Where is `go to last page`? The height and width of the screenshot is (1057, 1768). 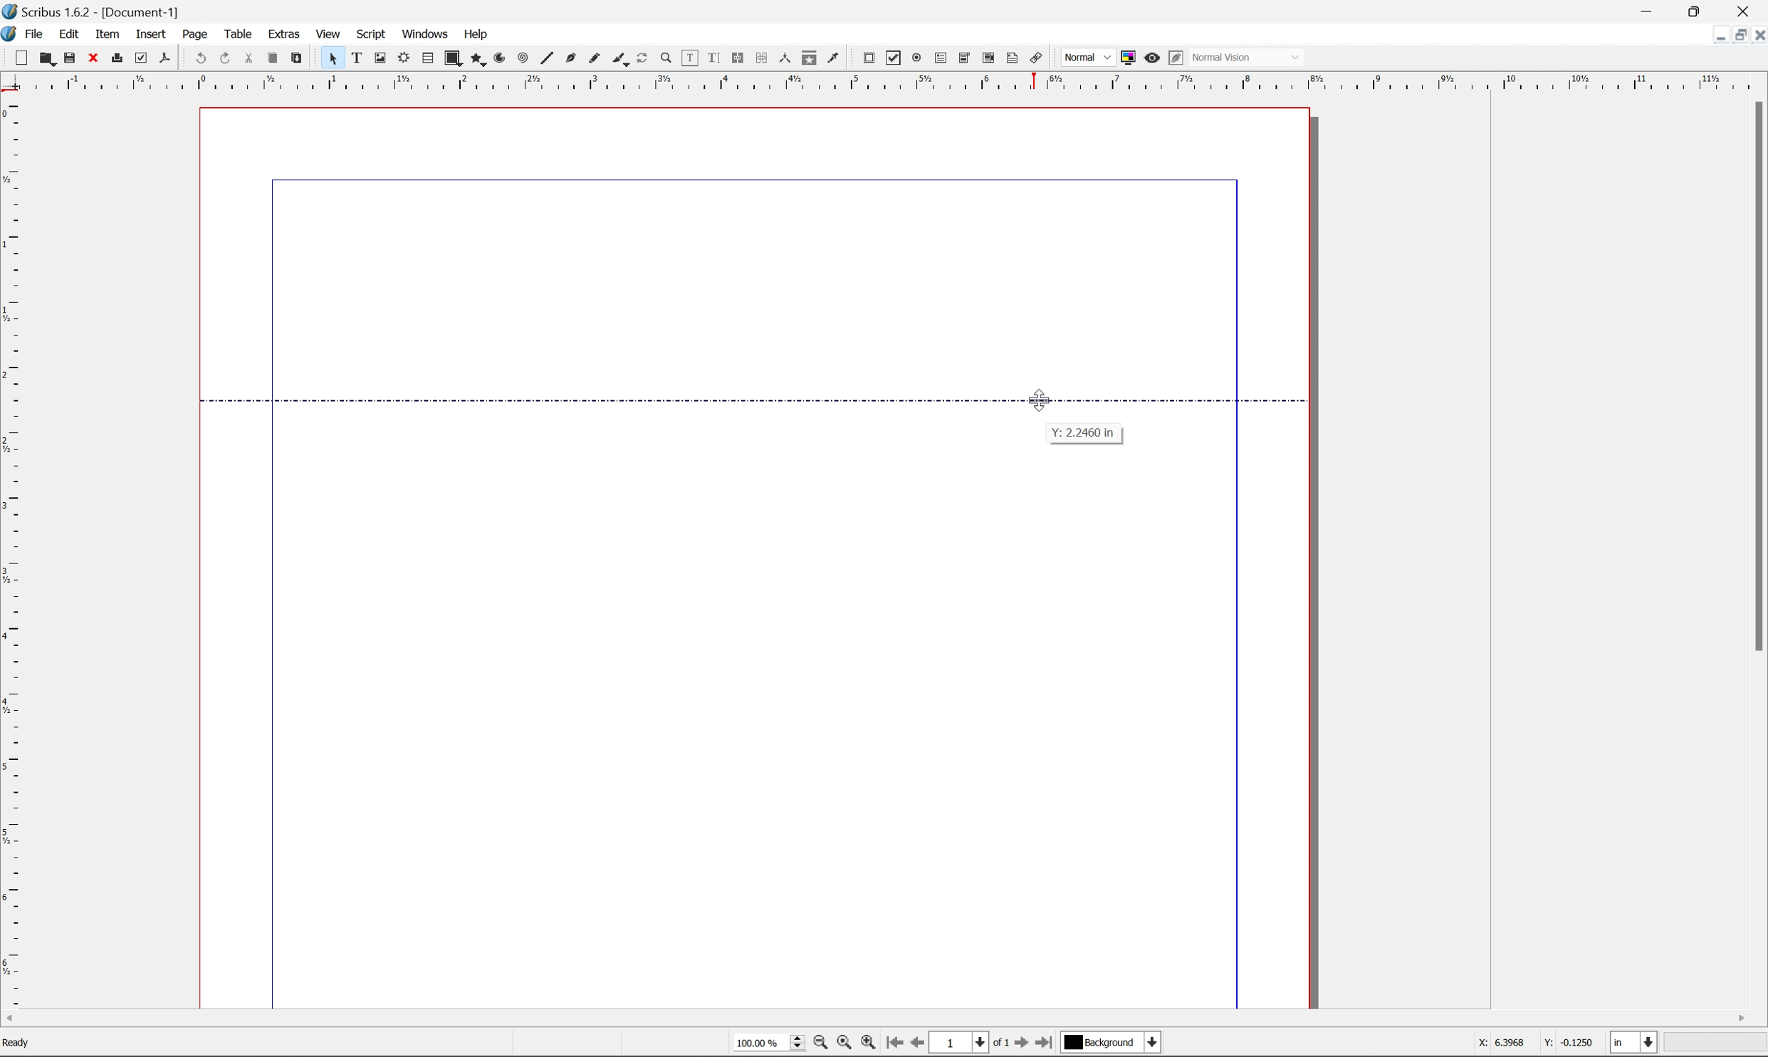 go to last page is located at coordinates (1047, 1044).